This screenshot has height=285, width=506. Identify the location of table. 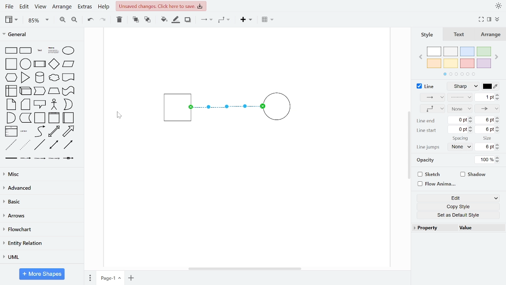
(268, 20).